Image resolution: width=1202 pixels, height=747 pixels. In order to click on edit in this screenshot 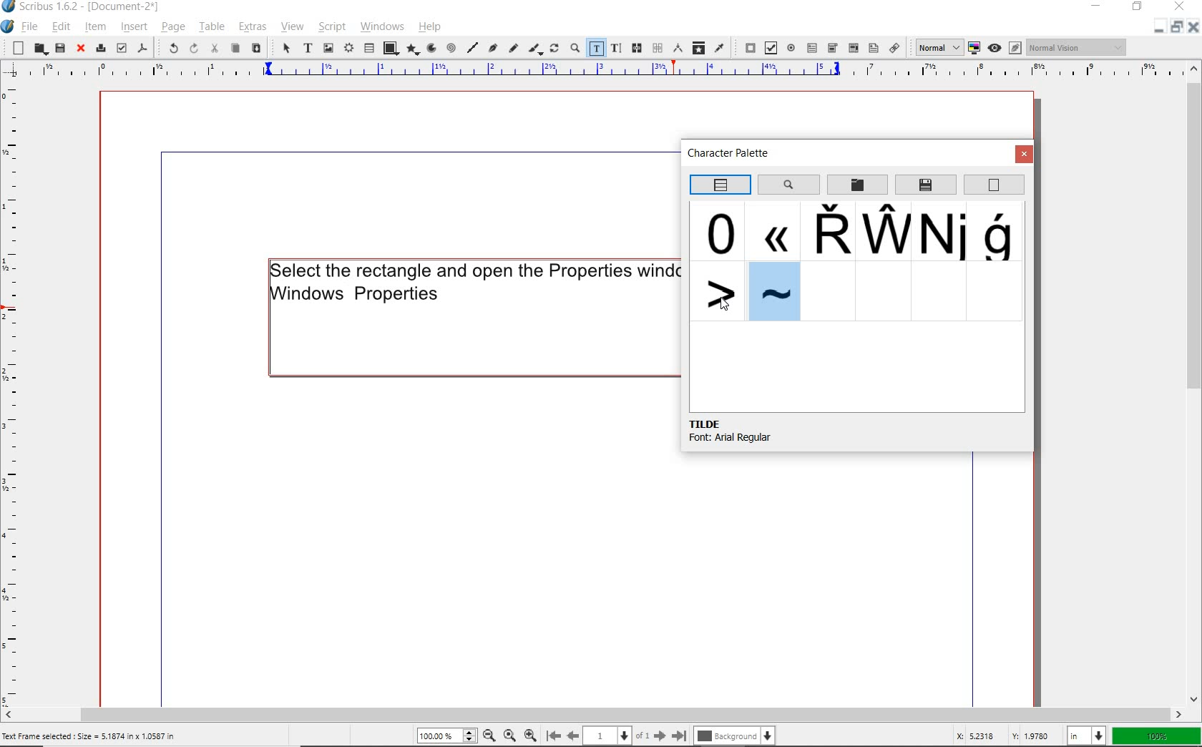, I will do `click(62, 26)`.